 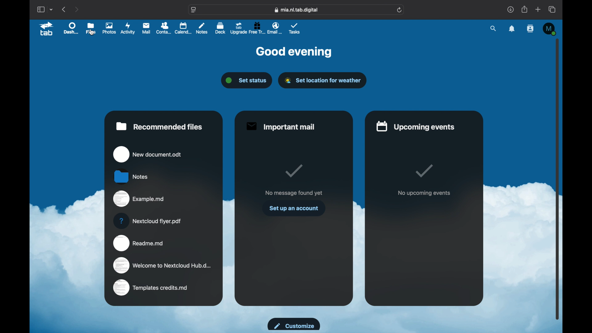 What do you see at coordinates (281, 126) in the screenshot?
I see `important mail` at bounding box center [281, 126].